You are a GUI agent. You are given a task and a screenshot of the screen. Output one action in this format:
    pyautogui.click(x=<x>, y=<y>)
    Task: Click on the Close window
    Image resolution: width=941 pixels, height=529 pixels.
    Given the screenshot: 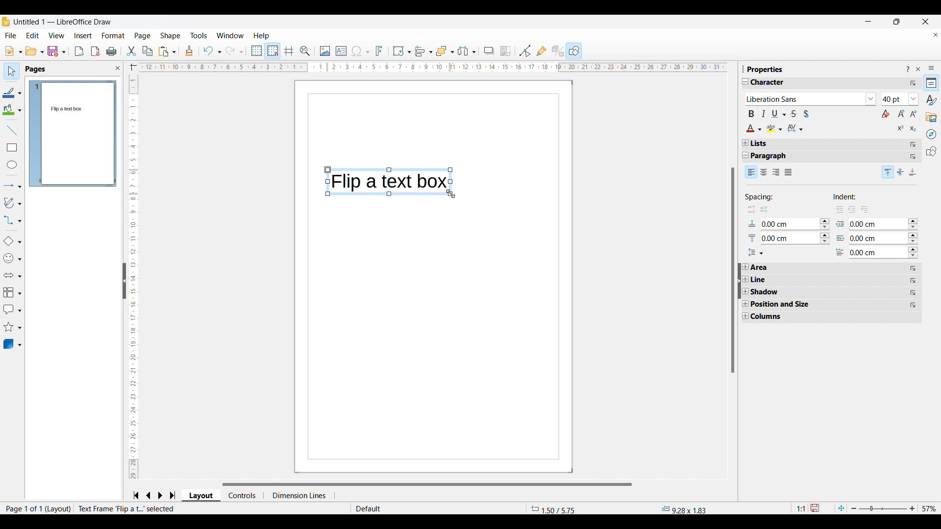 What is the action you would take?
    pyautogui.click(x=926, y=22)
    